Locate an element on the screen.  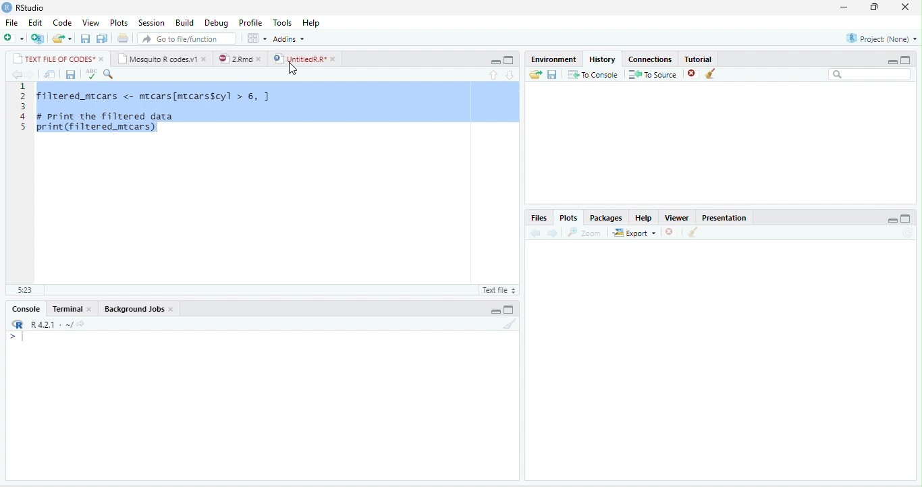
close file is located at coordinates (671, 232).